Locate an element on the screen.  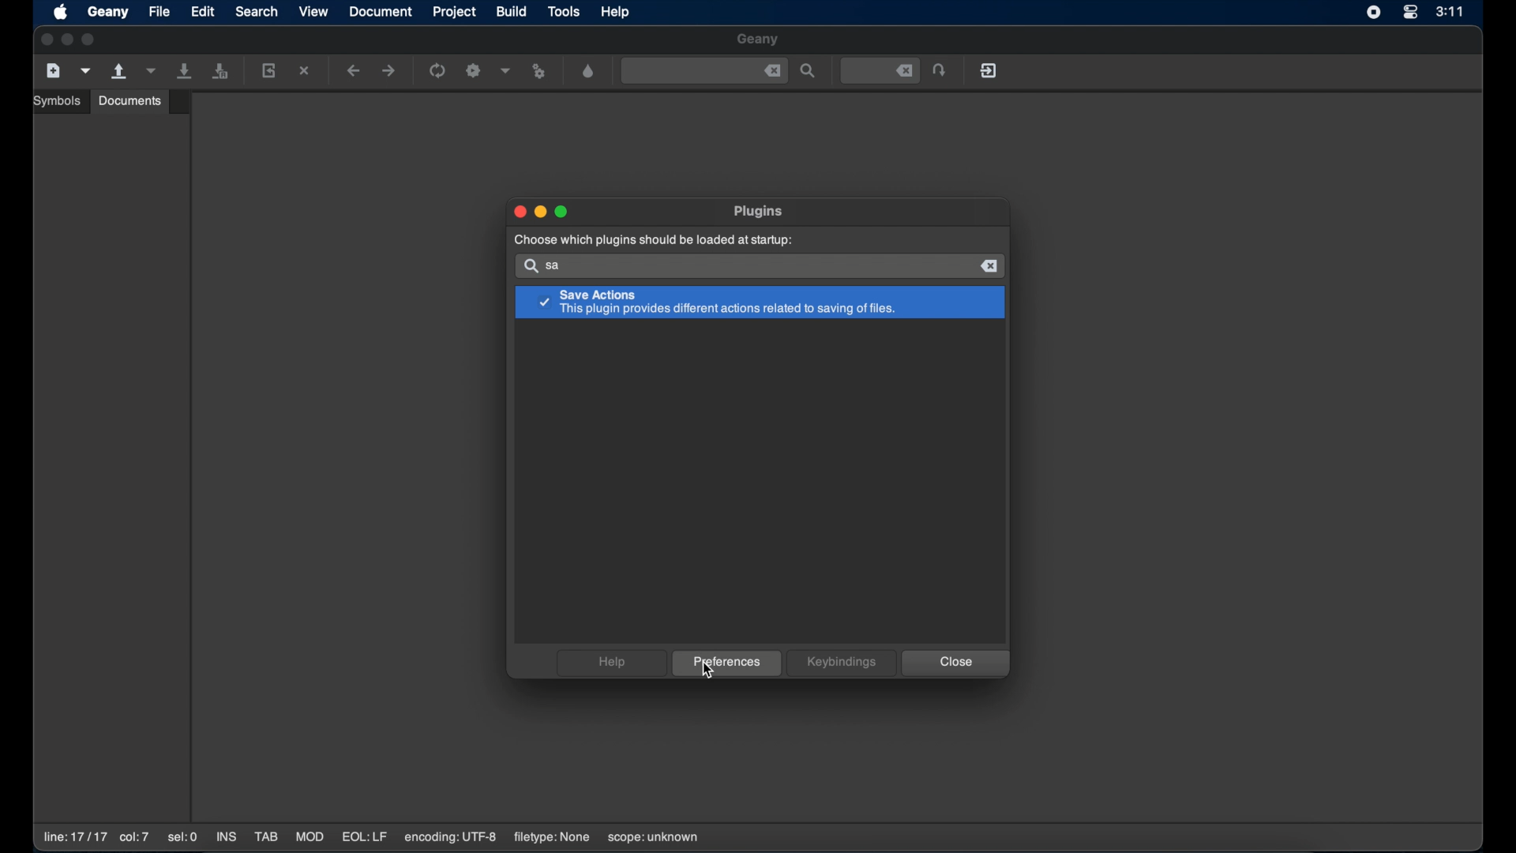
document is located at coordinates (381, 12).